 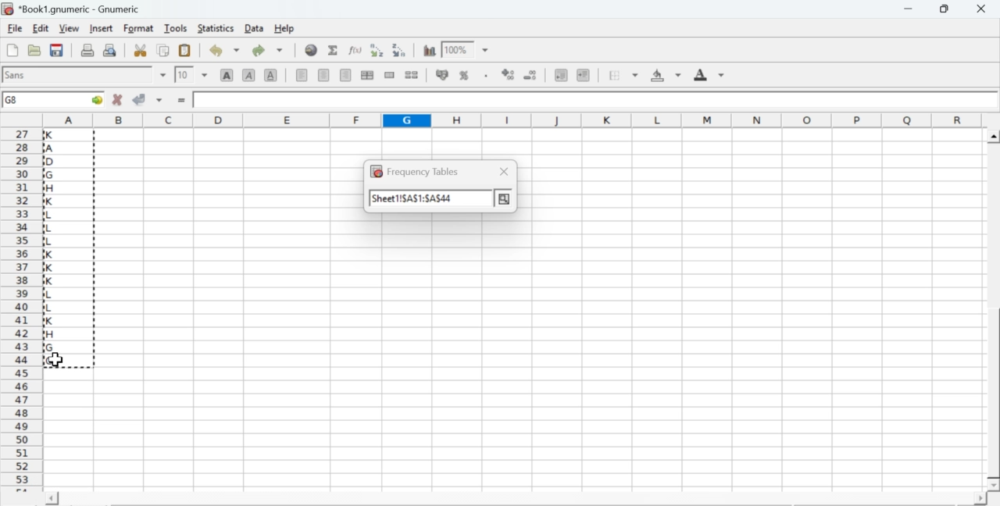 What do you see at coordinates (367, 75) in the screenshot?
I see `center horizontally` at bounding box center [367, 75].